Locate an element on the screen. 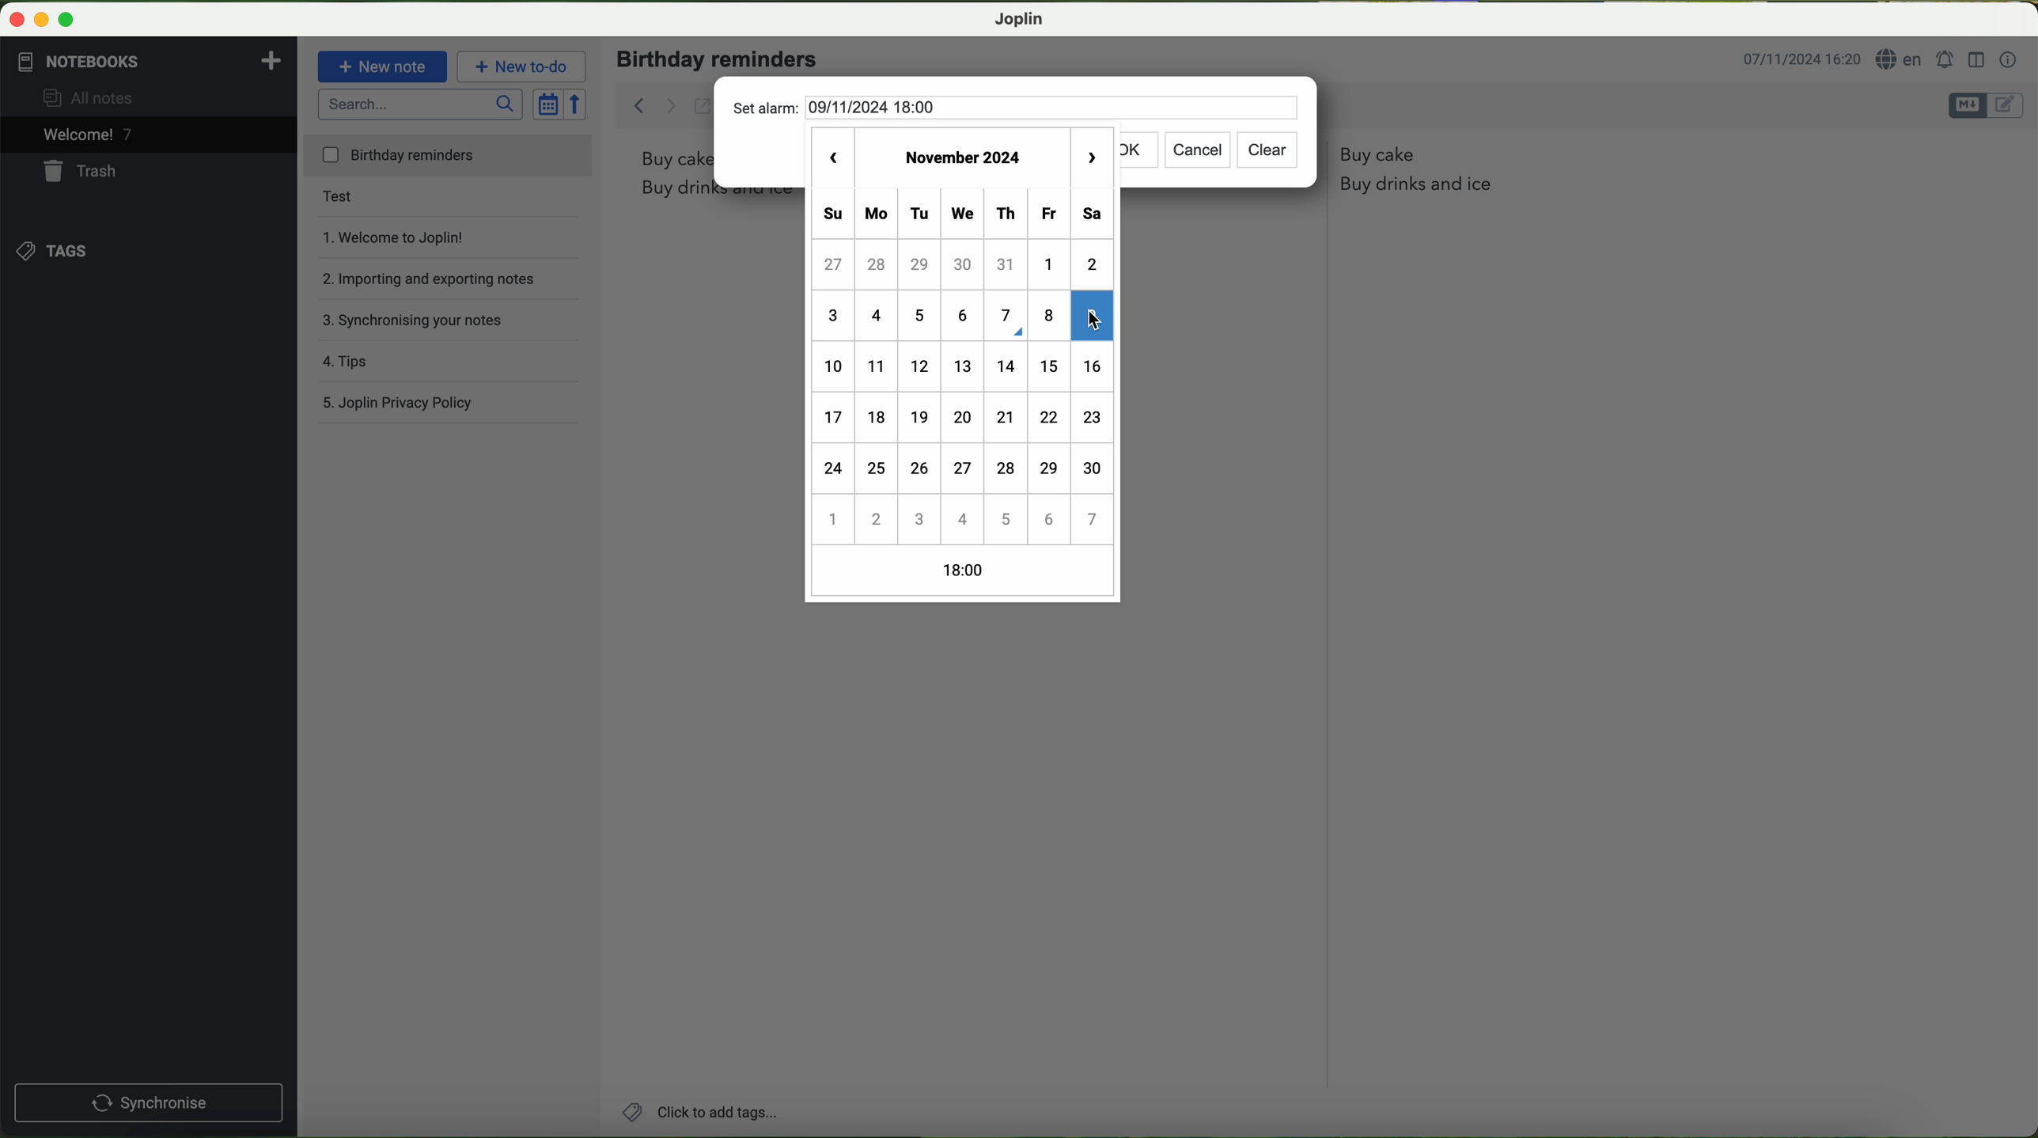 The height and width of the screenshot is (1138, 2038). back arrow is located at coordinates (653, 104).